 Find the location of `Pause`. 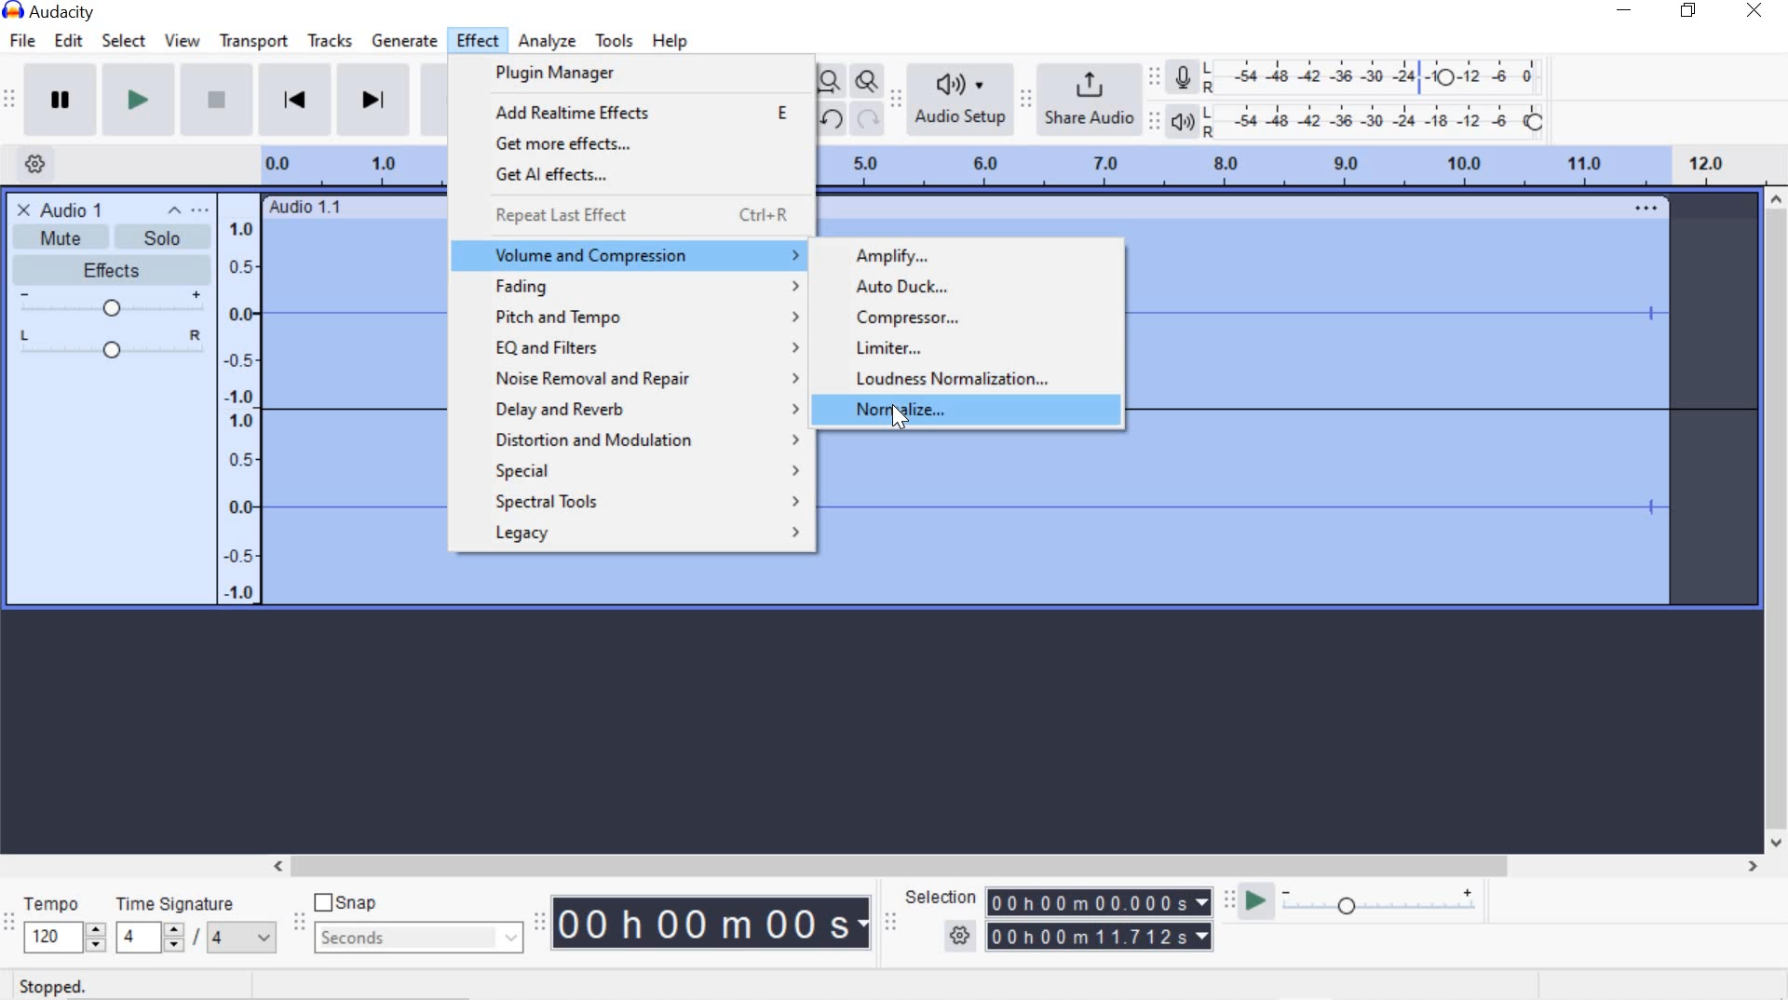

Pause is located at coordinates (61, 100).